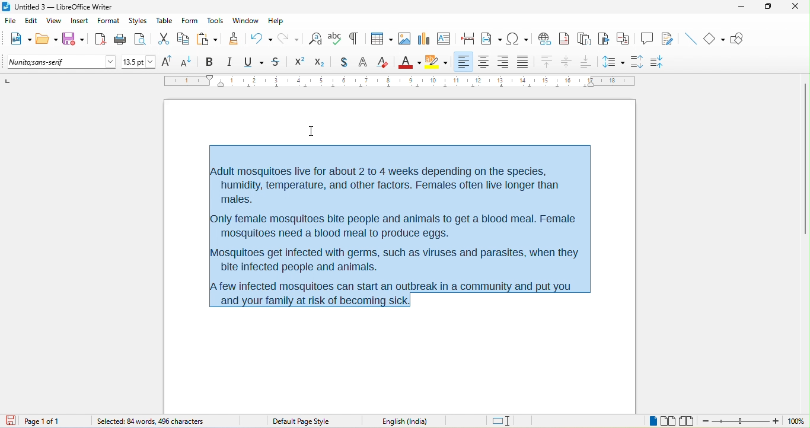  I want to click on subscript, so click(323, 61).